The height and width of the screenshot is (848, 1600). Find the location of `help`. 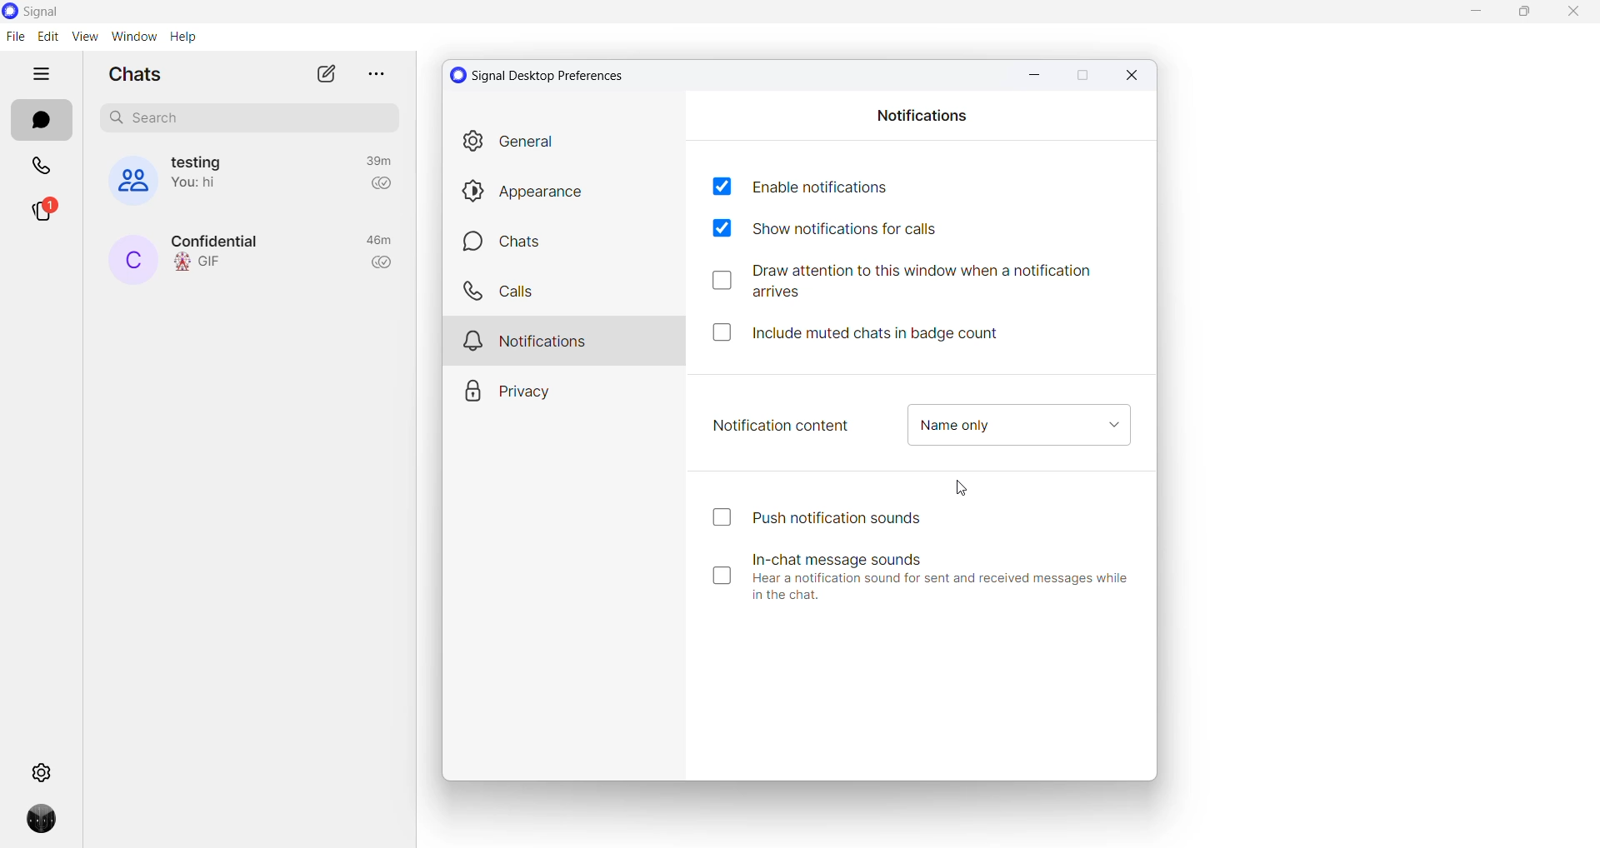

help is located at coordinates (182, 37).